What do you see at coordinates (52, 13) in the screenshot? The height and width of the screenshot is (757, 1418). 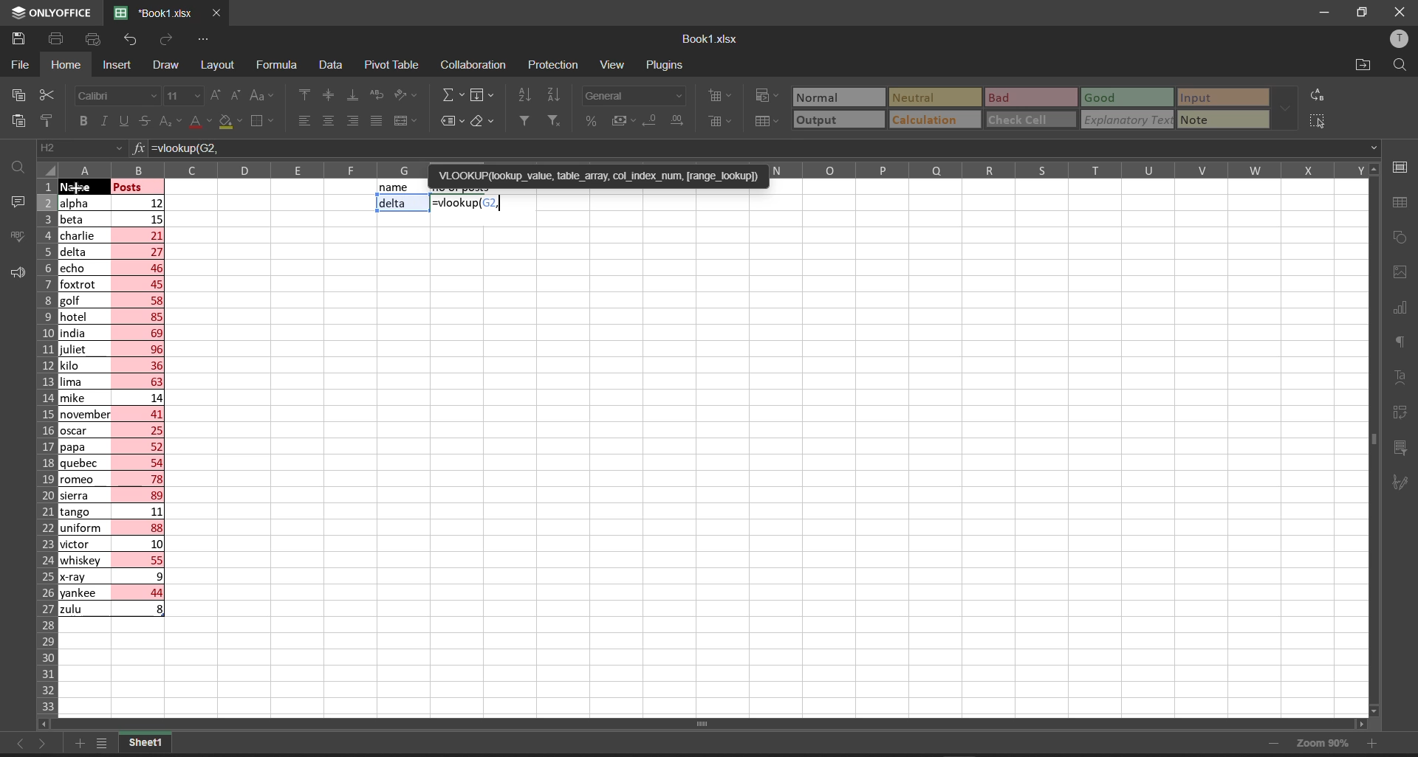 I see `onlyoffice` at bounding box center [52, 13].